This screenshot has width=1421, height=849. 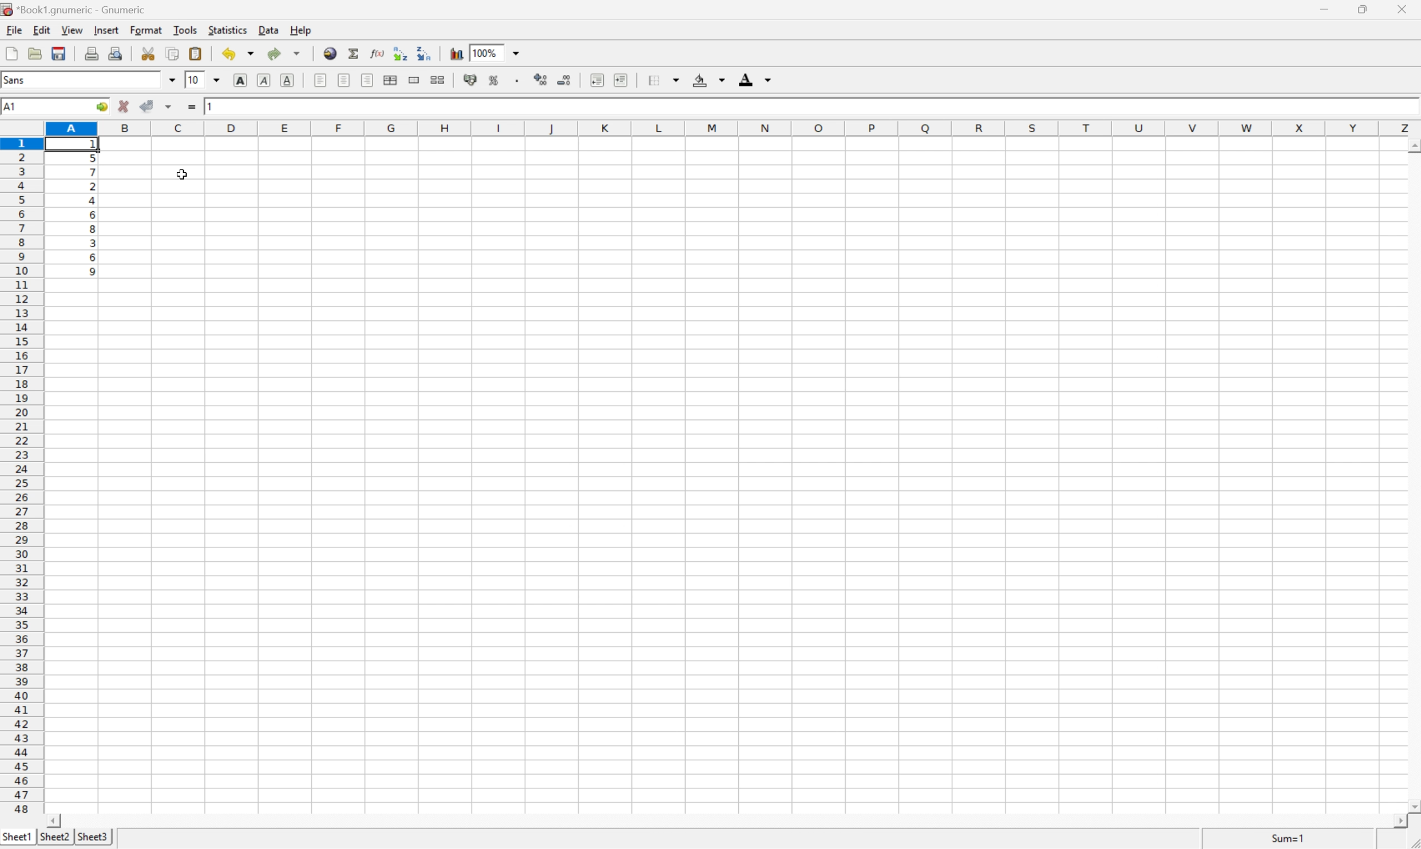 What do you see at coordinates (520, 53) in the screenshot?
I see `drop down` at bounding box center [520, 53].